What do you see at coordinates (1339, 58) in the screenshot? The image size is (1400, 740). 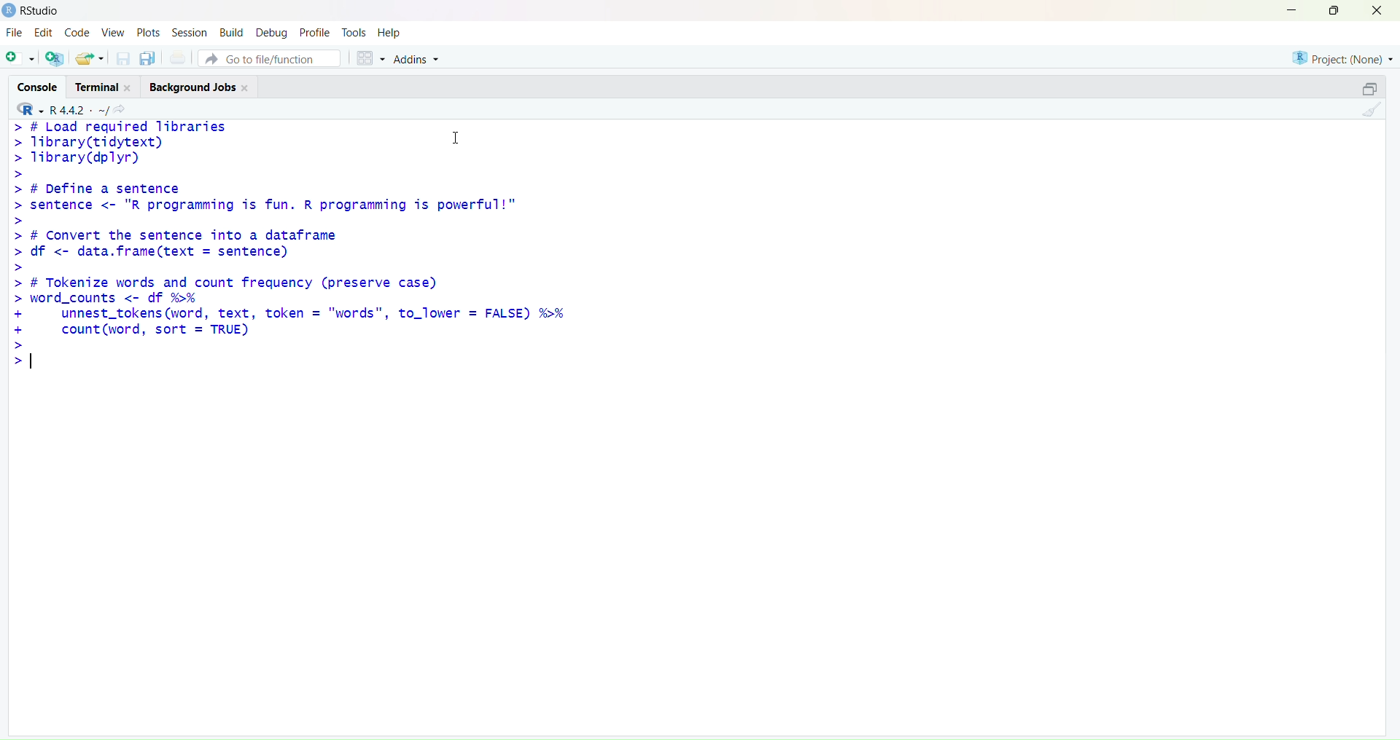 I see `project(None)` at bounding box center [1339, 58].